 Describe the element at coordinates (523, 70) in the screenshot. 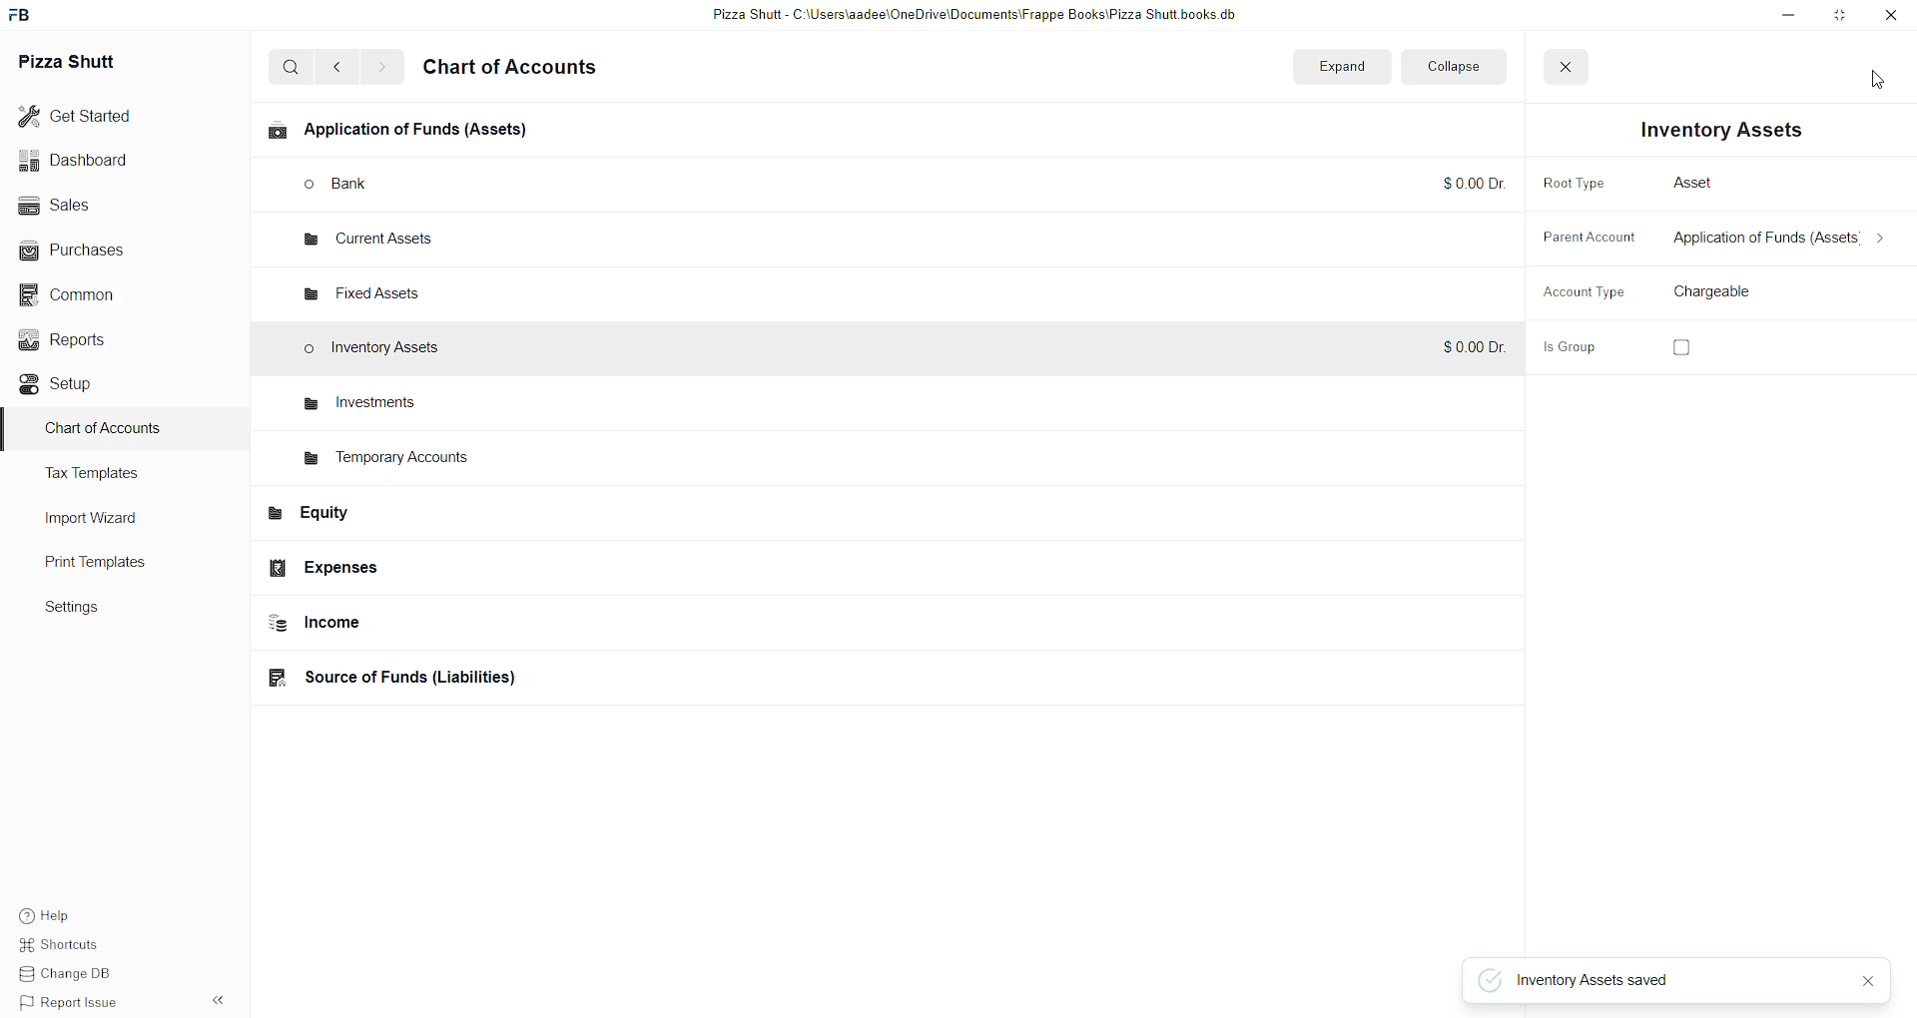

I see `Chart of accounts` at that location.